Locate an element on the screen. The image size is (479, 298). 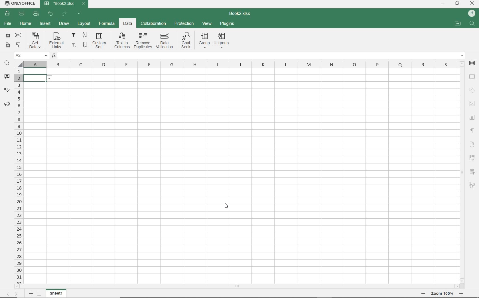
CELL SETTINGS is located at coordinates (472, 63).